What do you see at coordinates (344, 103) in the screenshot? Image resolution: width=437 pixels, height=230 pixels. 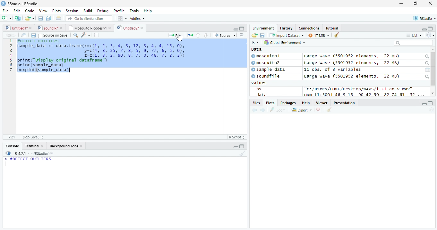 I see `Presentation` at bounding box center [344, 103].